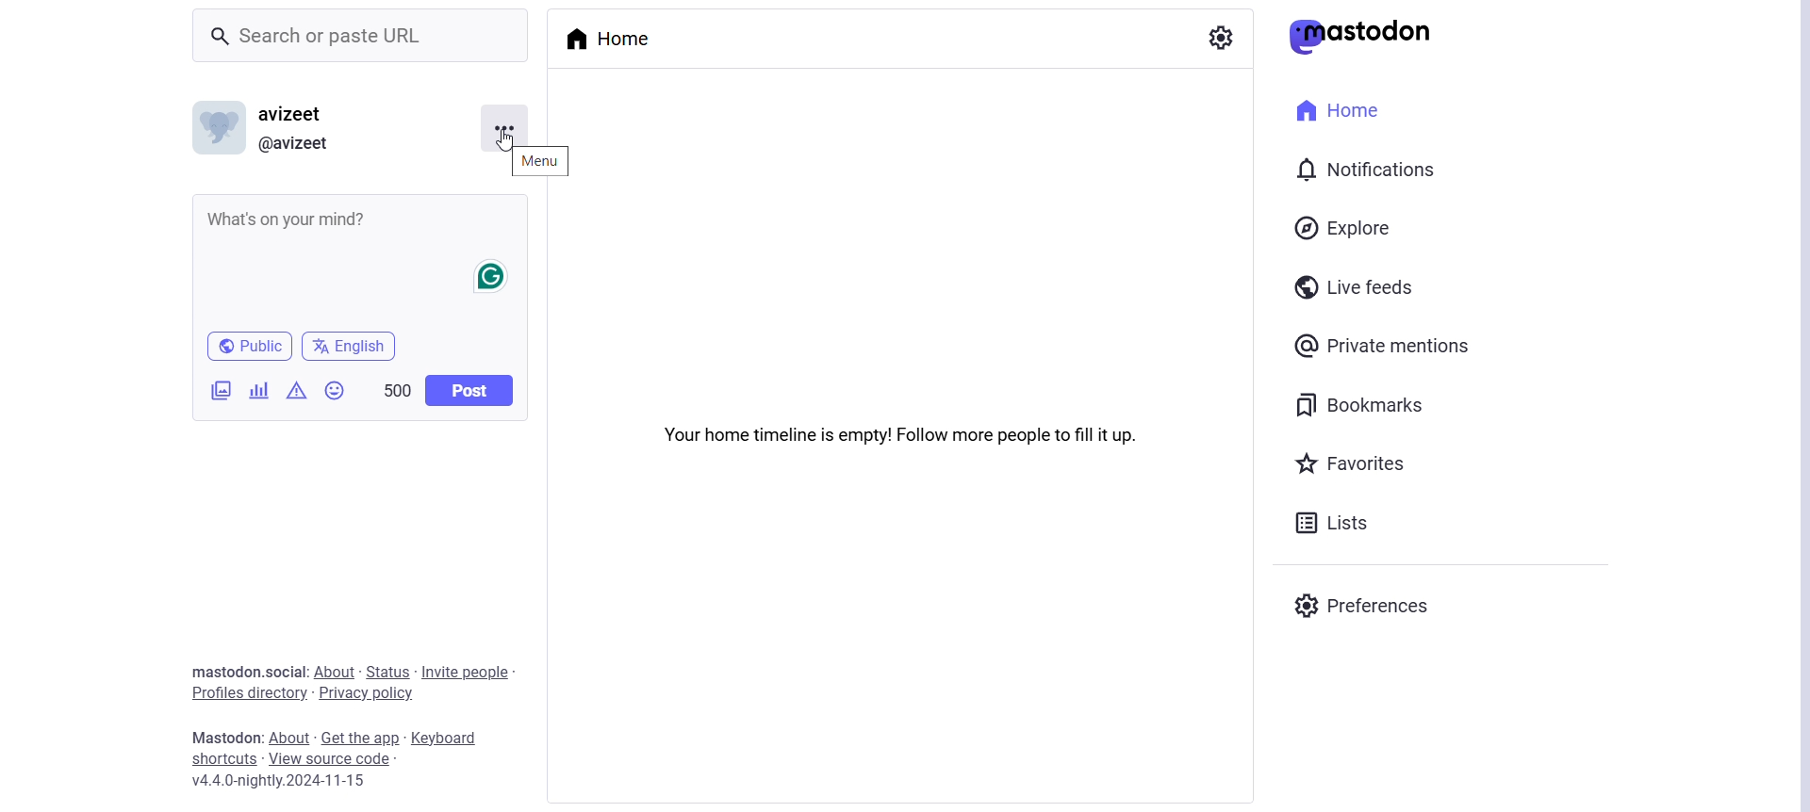  Describe the element at coordinates (540, 162) in the screenshot. I see `Menu` at that location.